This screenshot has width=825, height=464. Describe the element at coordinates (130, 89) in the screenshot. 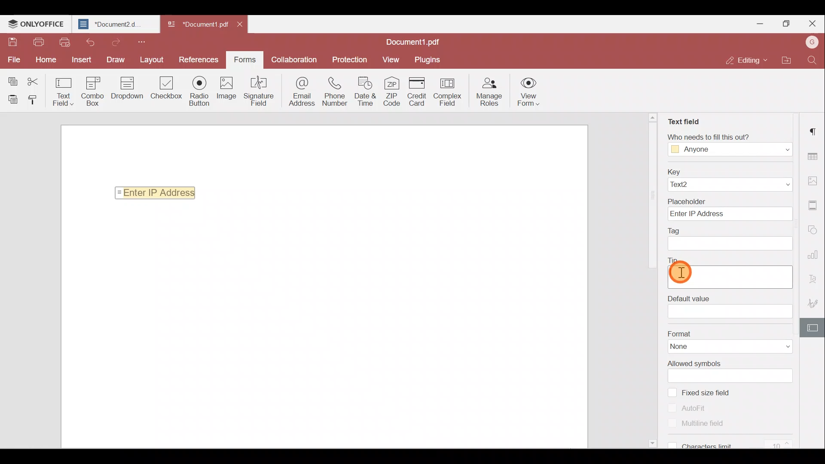

I see `Drop down` at that location.